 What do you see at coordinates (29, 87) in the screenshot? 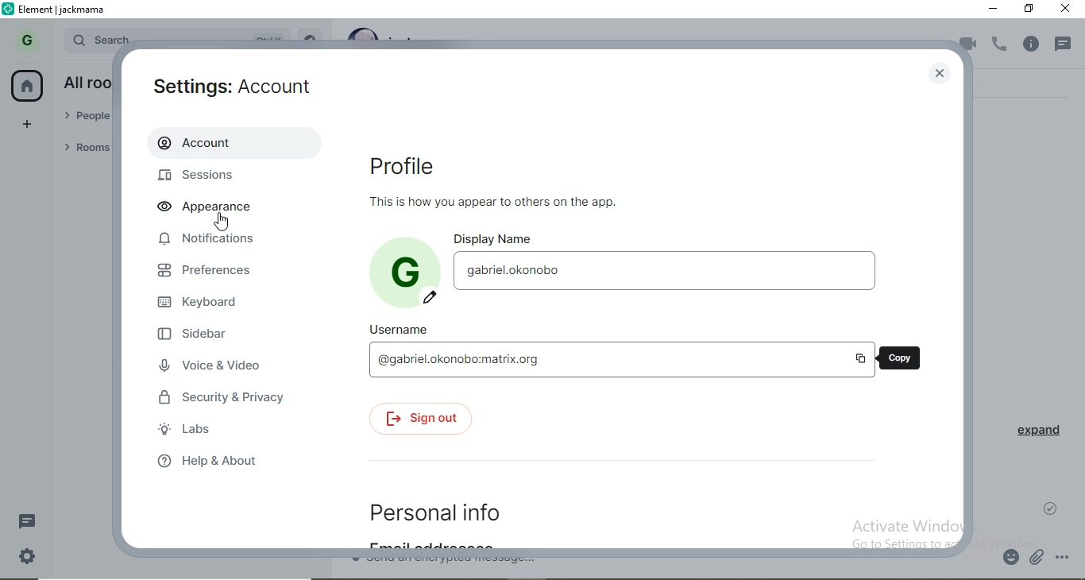
I see `home` at bounding box center [29, 87].